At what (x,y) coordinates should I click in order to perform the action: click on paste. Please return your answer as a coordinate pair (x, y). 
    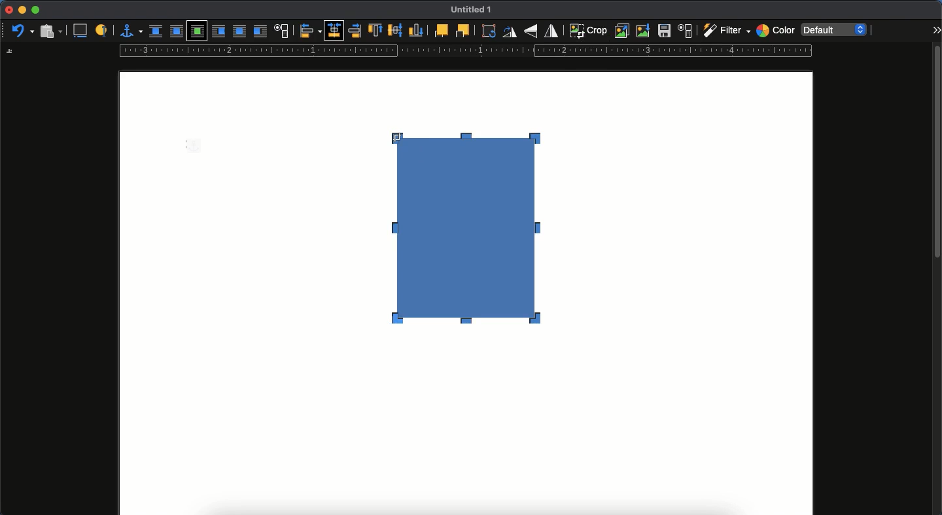
    Looking at the image, I should click on (50, 30).